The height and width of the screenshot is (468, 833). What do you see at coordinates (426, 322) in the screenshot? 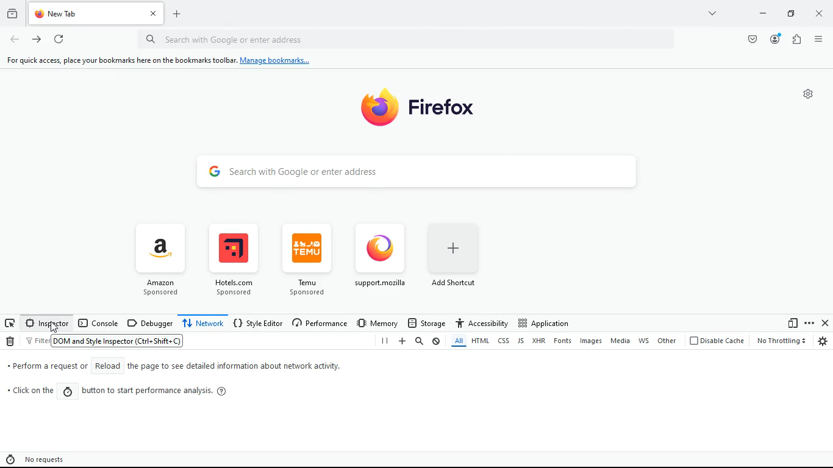
I see `storage` at bounding box center [426, 322].